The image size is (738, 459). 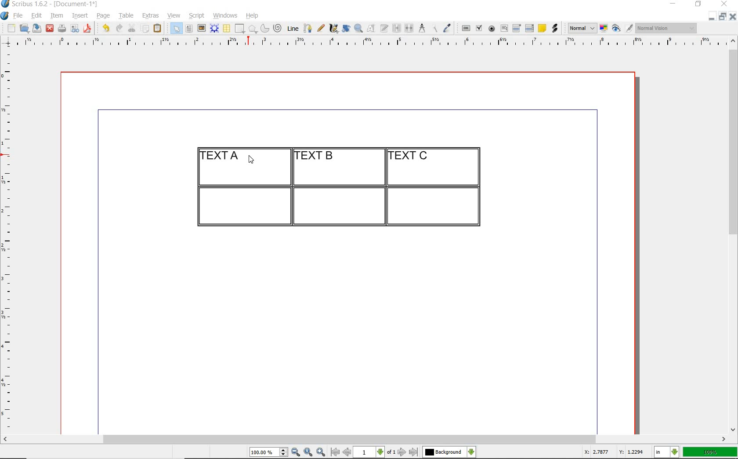 What do you see at coordinates (338, 182) in the screenshot?
I see `table frame` at bounding box center [338, 182].